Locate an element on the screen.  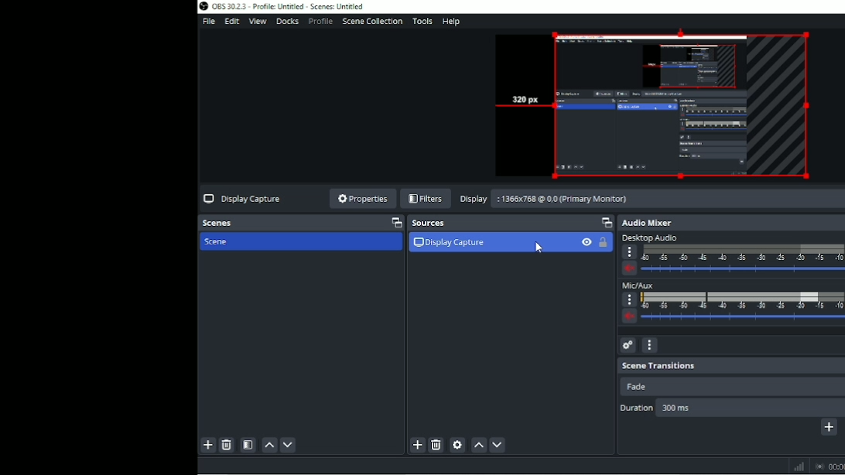
Tools is located at coordinates (422, 21).